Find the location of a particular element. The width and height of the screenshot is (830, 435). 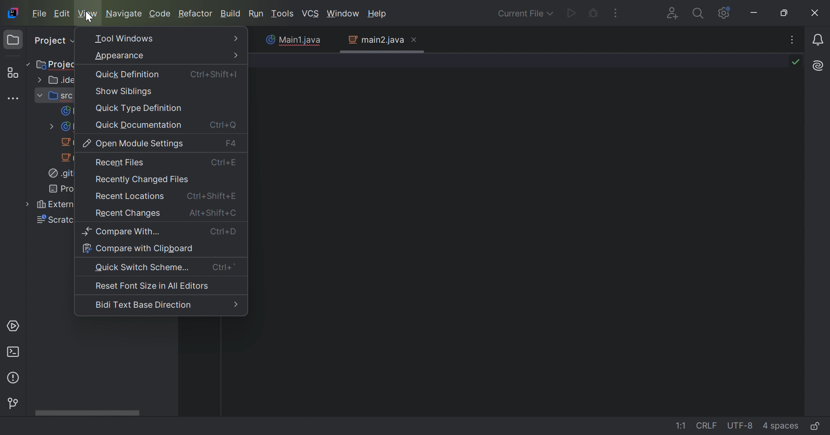

Minimize is located at coordinates (754, 13).